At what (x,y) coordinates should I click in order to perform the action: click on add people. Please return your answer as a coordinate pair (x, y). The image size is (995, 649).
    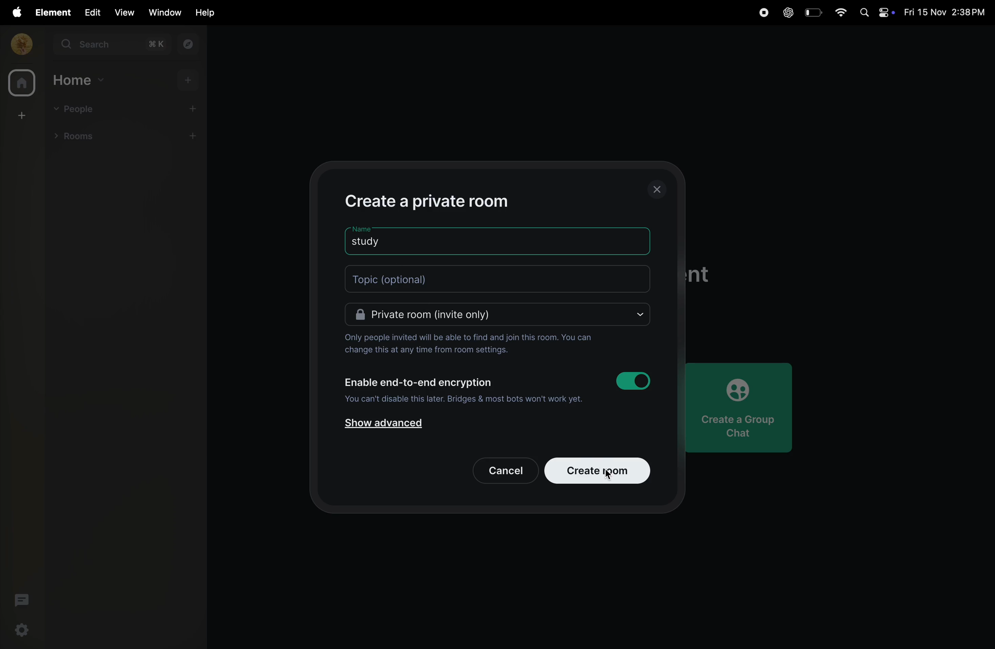
    Looking at the image, I should click on (187, 108).